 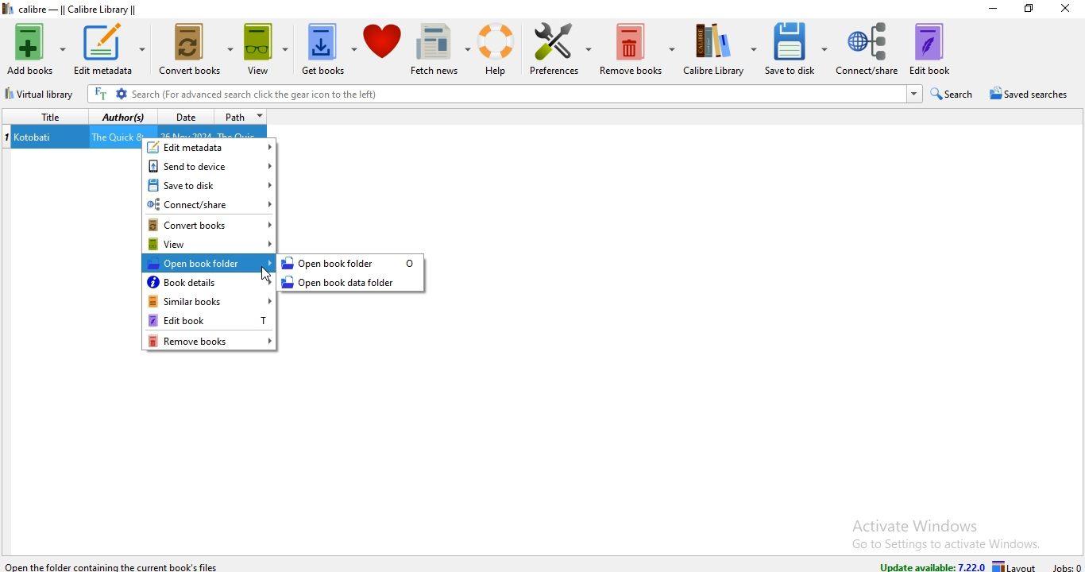 What do you see at coordinates (36, 137) in the screenshot?
I see `Kotobati` at bounding box center [36, 137].